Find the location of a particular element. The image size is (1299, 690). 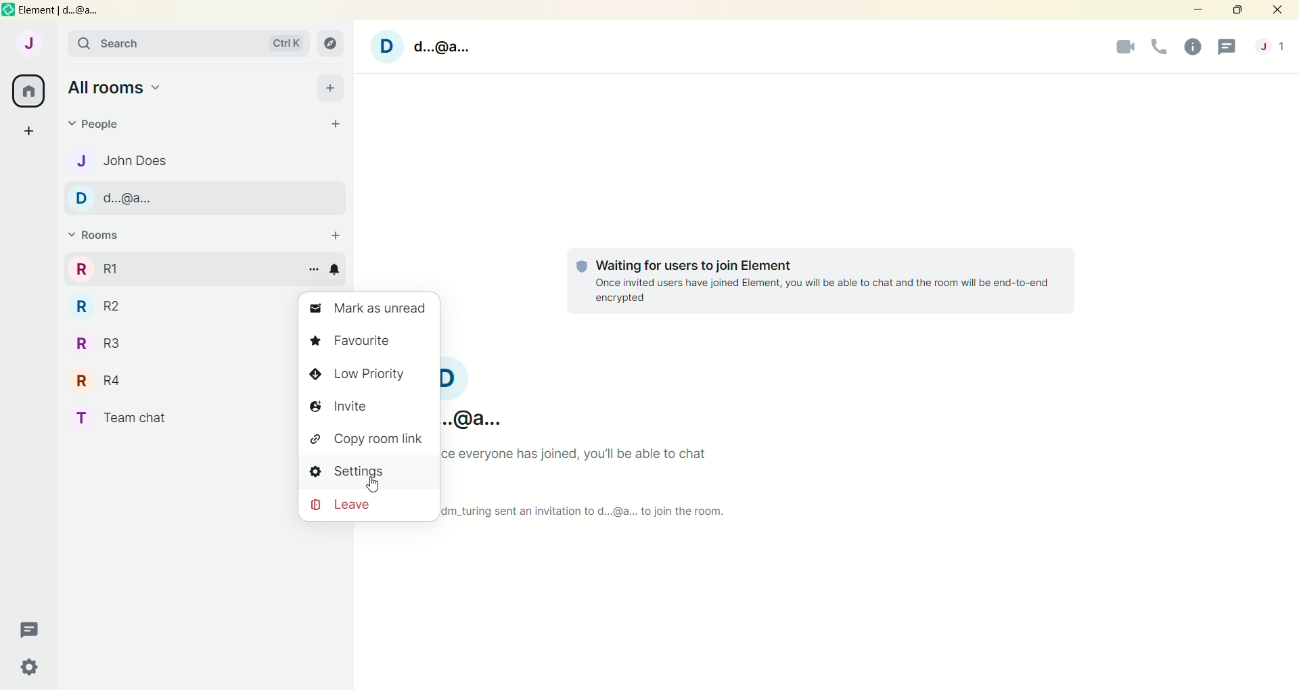

bell icon is located at coordinates (338, 269).